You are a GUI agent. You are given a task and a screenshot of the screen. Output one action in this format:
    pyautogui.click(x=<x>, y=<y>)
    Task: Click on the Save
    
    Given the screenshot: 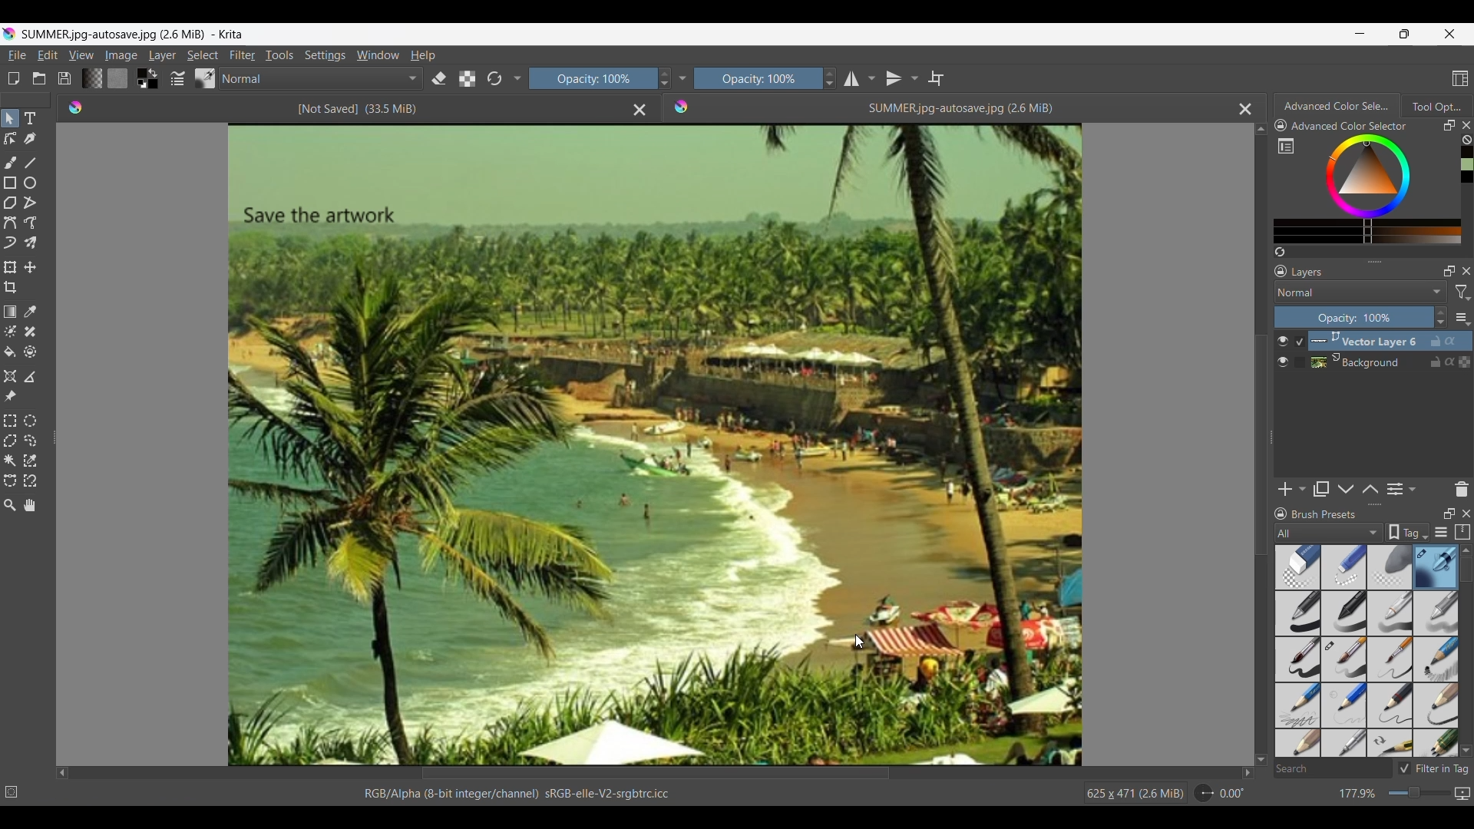 What is the action you would take?
    pyautogui.click(x=64, y=78)
    